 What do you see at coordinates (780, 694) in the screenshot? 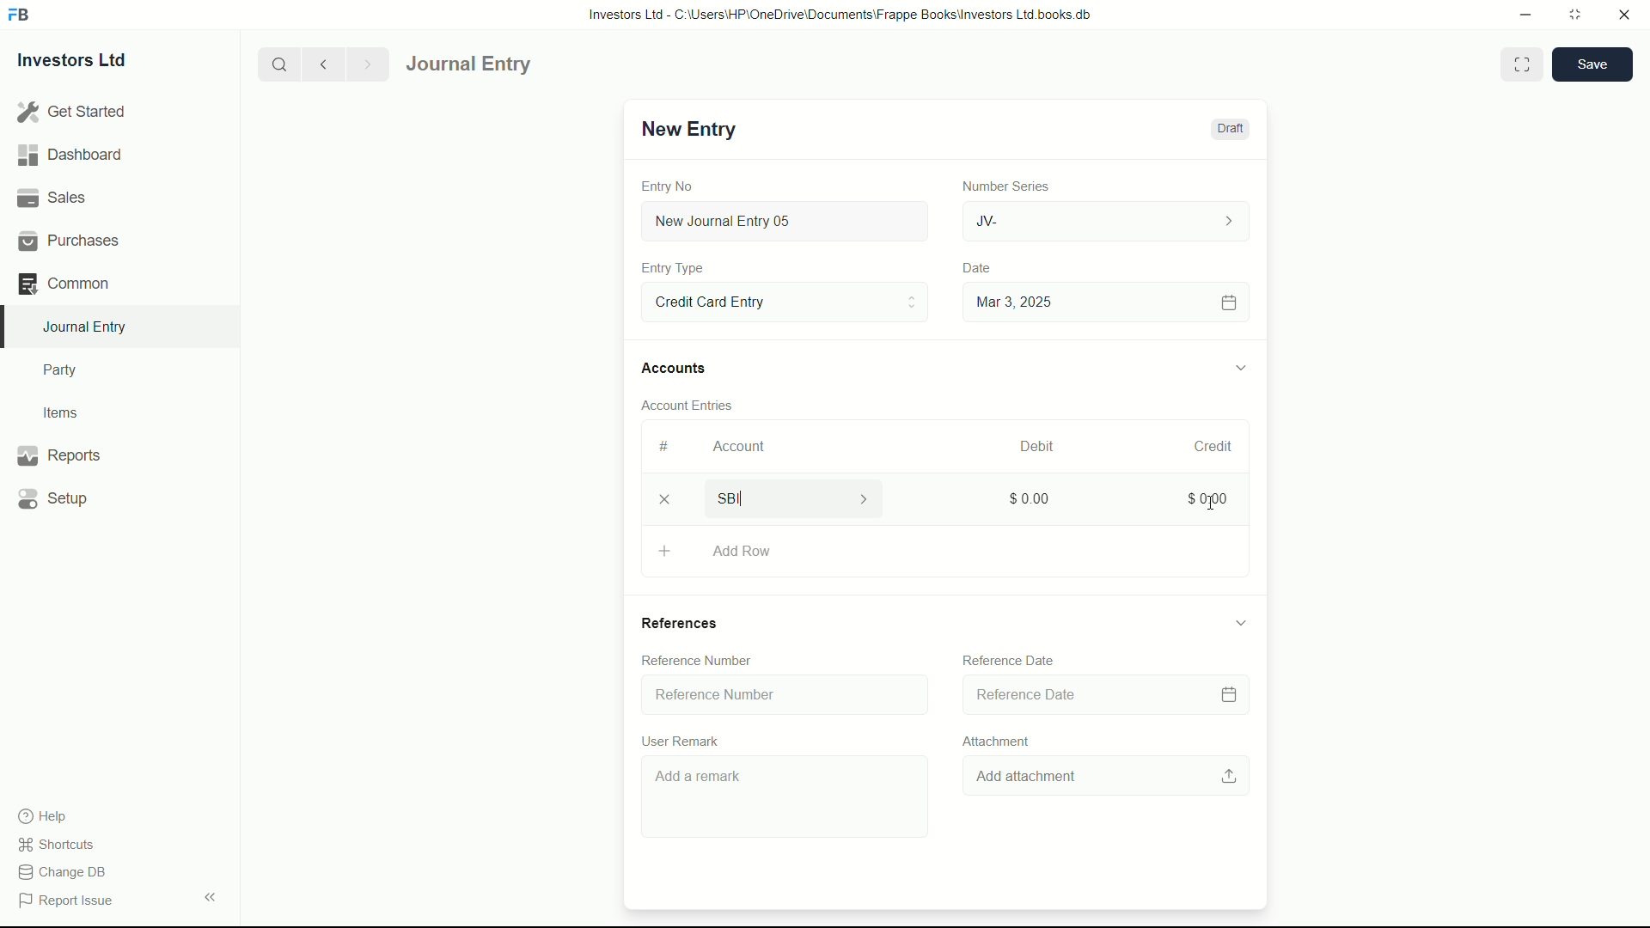
I see `Reference Number` at bounding box center [780, 694].